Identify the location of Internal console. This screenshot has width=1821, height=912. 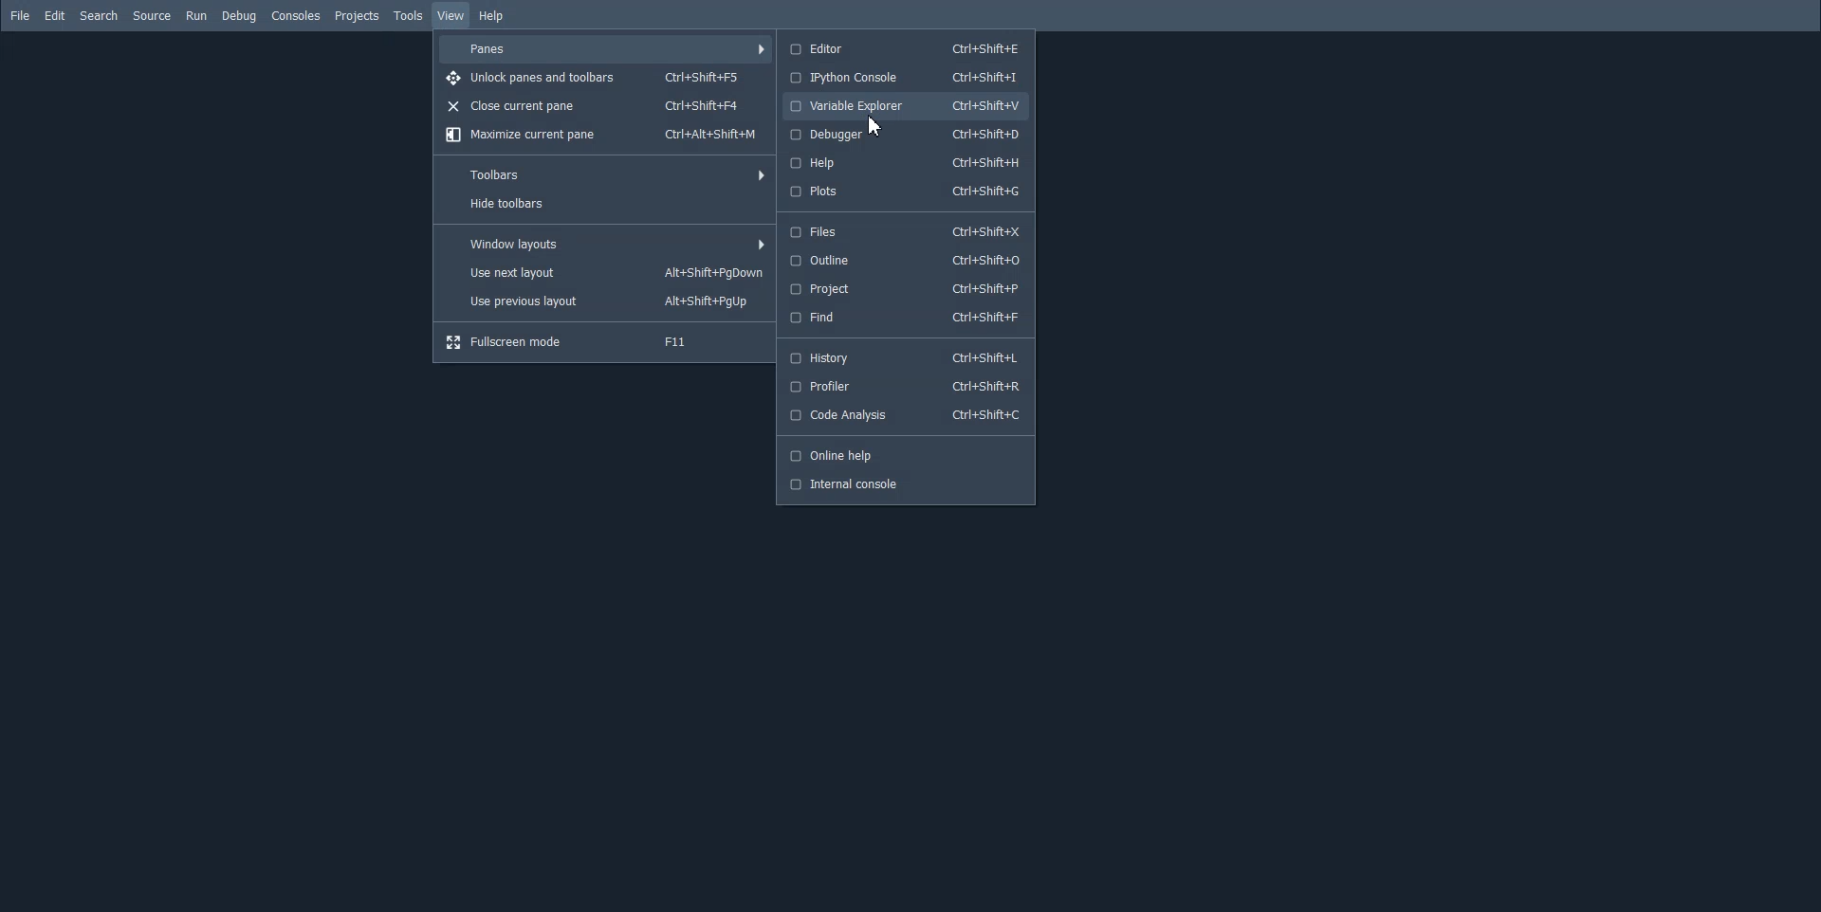
(902, 485).